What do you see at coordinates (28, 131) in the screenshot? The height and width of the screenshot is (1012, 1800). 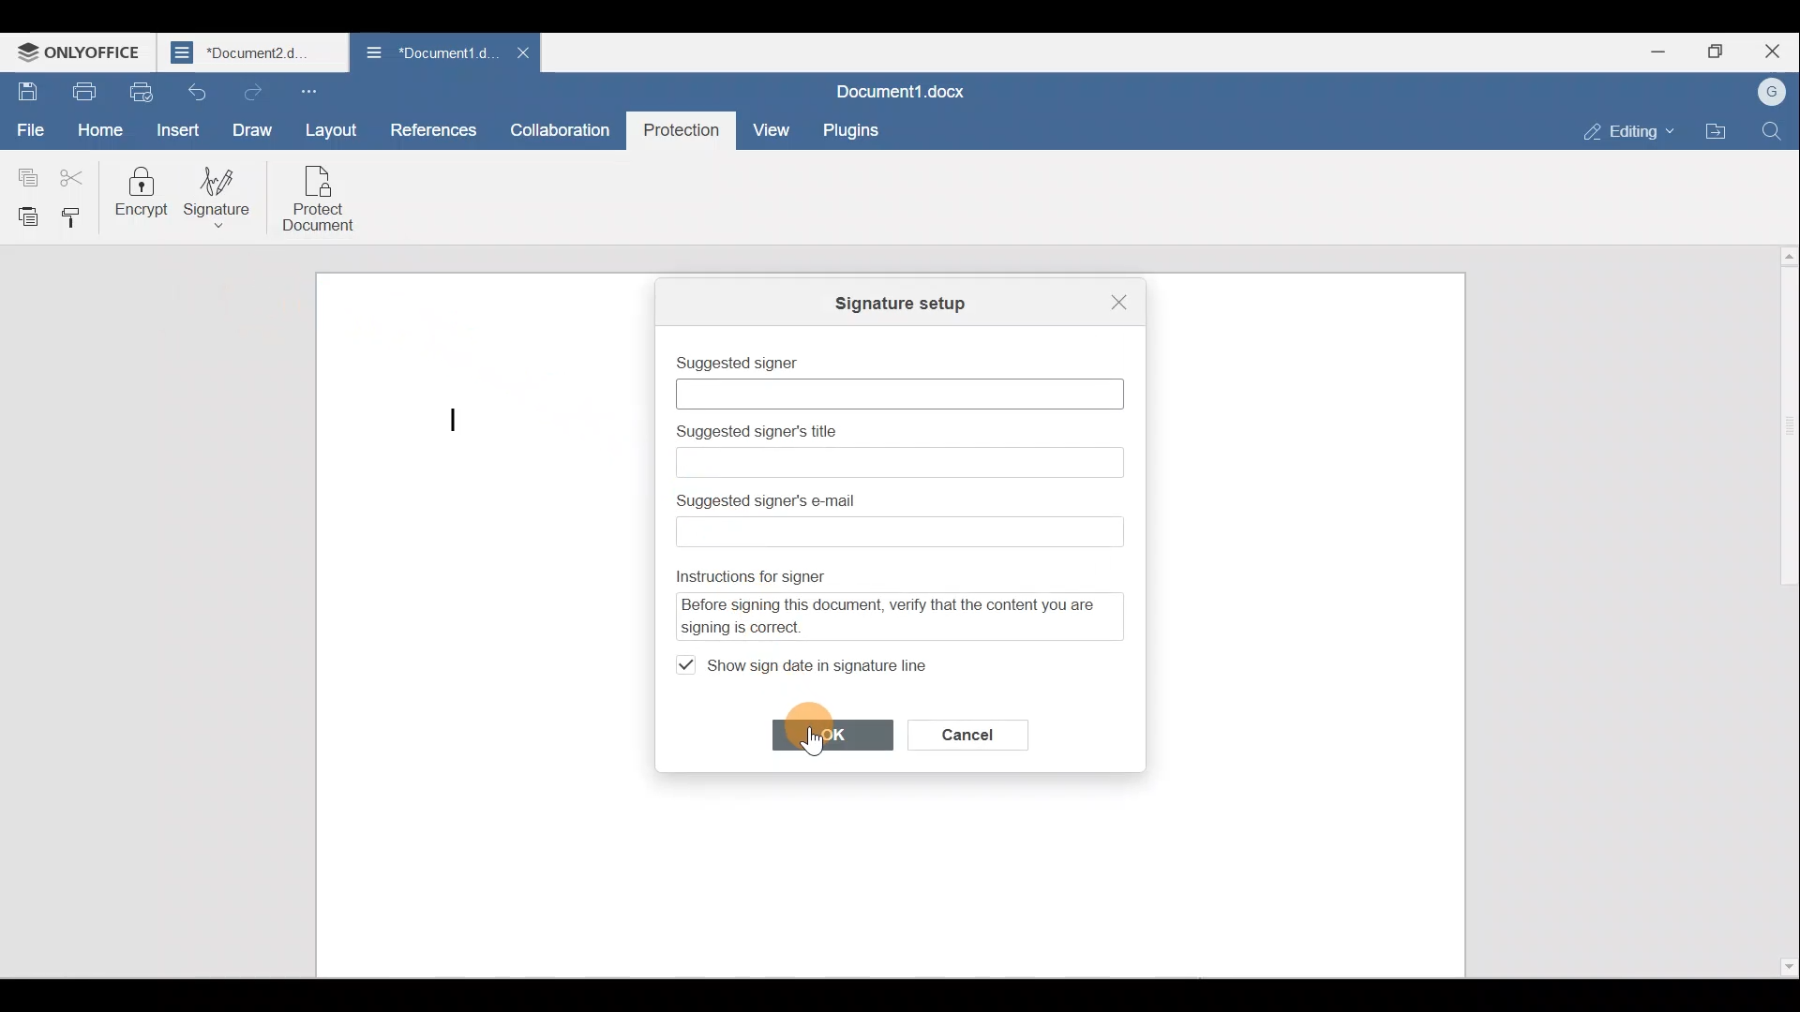 I see `File` at bounding box center [28, 131].